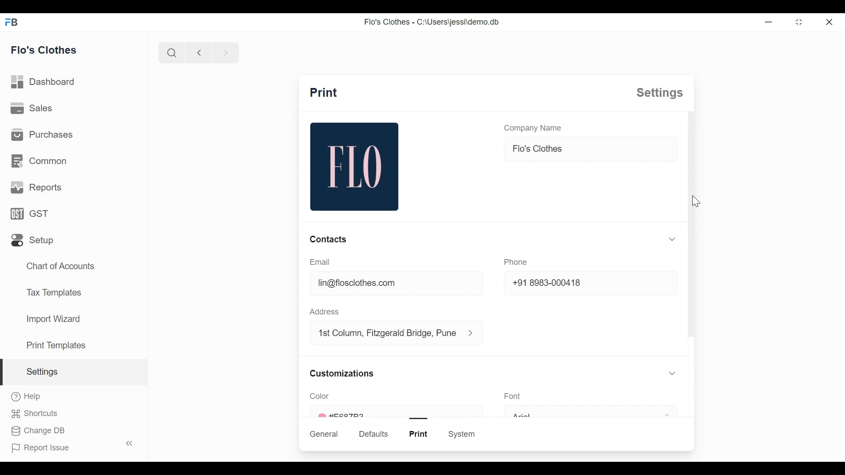 The image size is (845, 475). Describe the element at coordinates (767, 22) in the screenshot. I see `Minimize` at that location.